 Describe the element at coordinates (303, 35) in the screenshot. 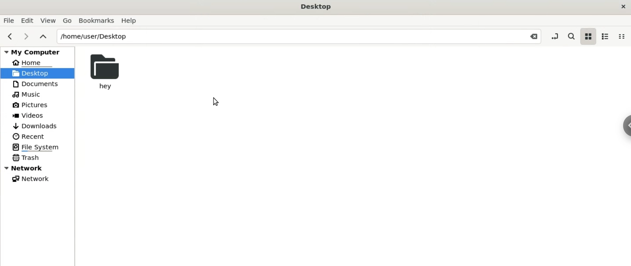

I see `/home/user/Desktop` at that location.